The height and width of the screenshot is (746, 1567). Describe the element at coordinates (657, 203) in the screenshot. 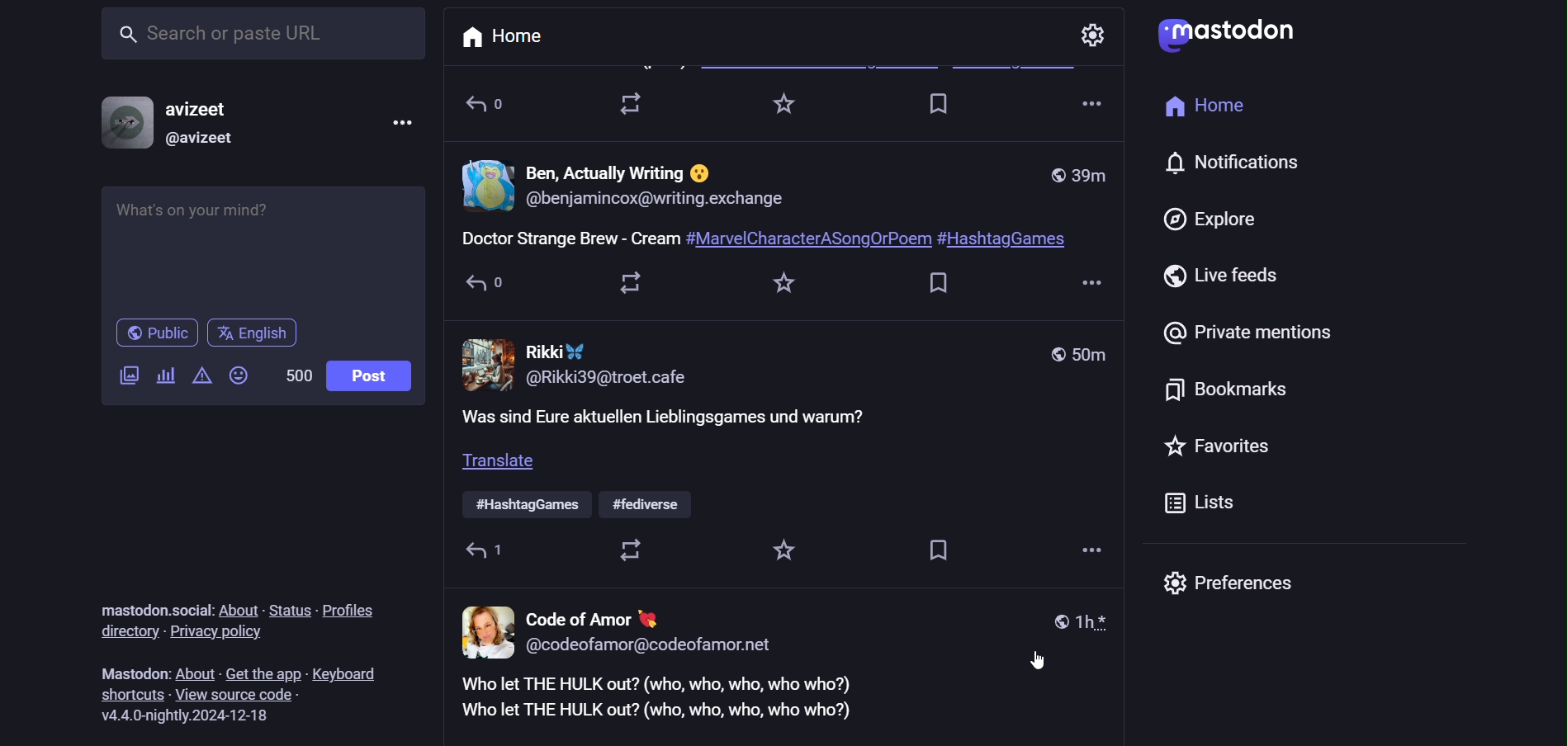

I see `@benjamincox@writing.exchange` at that location.